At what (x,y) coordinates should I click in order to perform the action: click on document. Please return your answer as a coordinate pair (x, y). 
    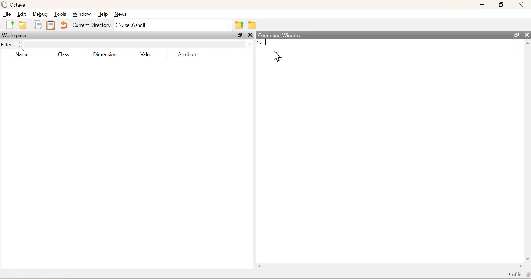
    Looking at the image, I should click on (38, 25).